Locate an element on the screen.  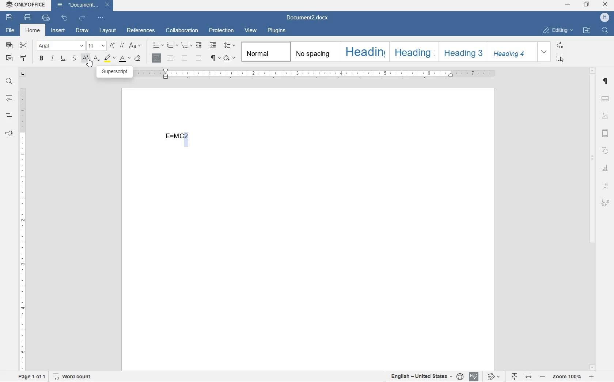
protection is located at coordinates (223, 31).